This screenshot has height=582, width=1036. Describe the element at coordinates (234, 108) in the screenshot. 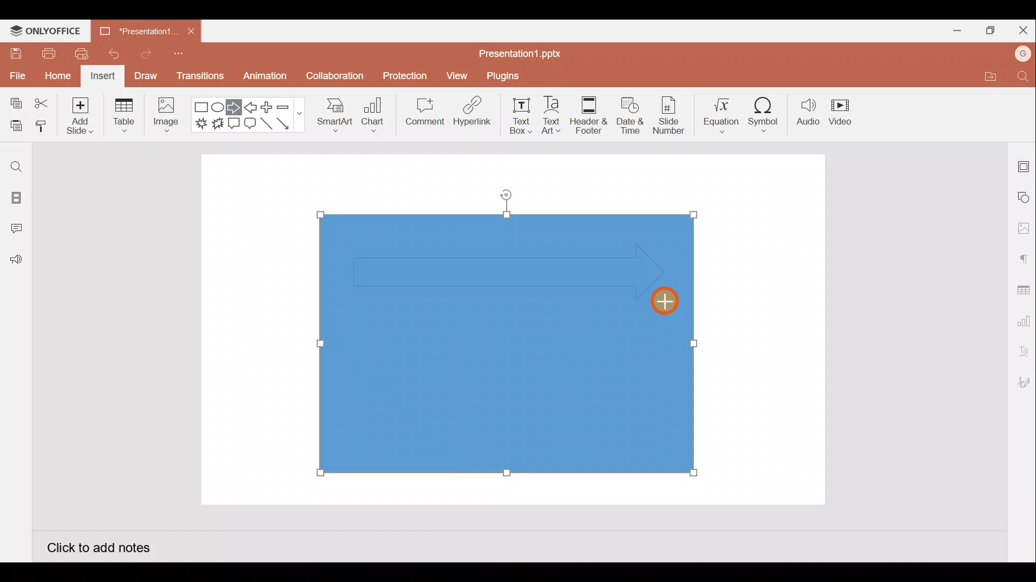

I see `Right arrow` at that location.